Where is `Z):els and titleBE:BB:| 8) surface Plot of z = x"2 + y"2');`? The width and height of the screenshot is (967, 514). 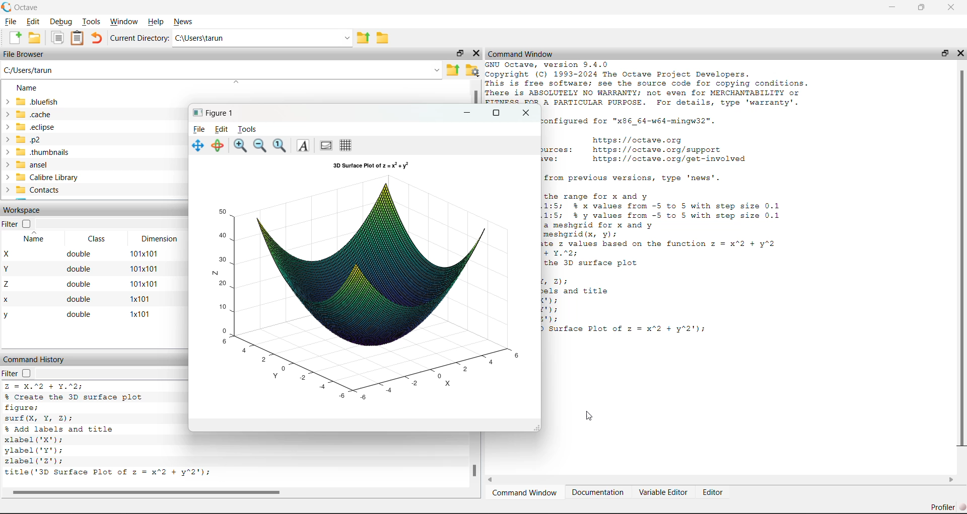
Z):els and titleBE:BB:| 8) surface Plot of z = x"2 + y"2'); is located at coordinates (631, 308).